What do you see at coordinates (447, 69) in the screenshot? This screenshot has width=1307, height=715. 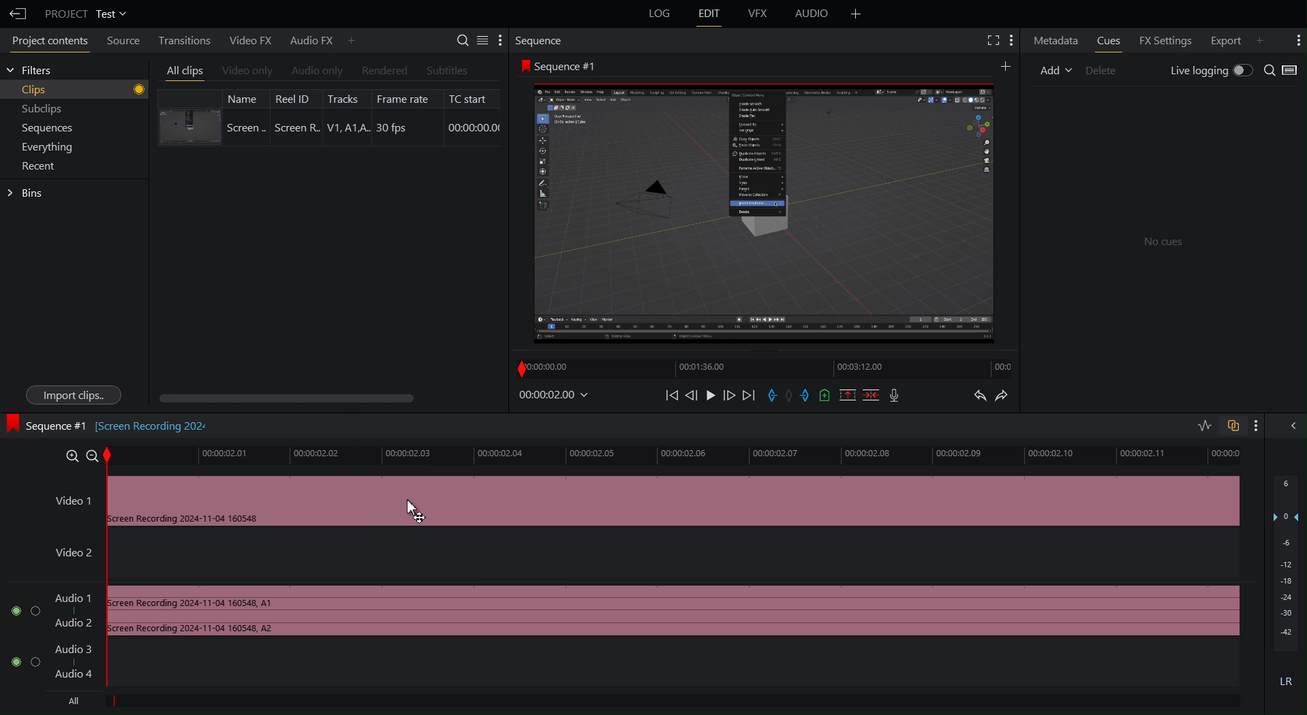 I see `Subtitle` at bounding box center [447, 69].